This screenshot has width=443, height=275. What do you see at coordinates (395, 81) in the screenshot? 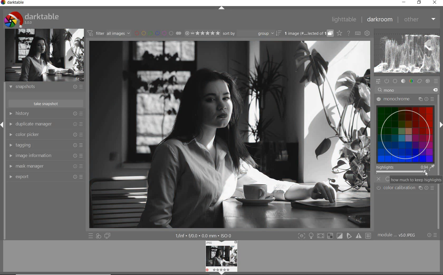
I see `base` at bounding box center [395, 81].